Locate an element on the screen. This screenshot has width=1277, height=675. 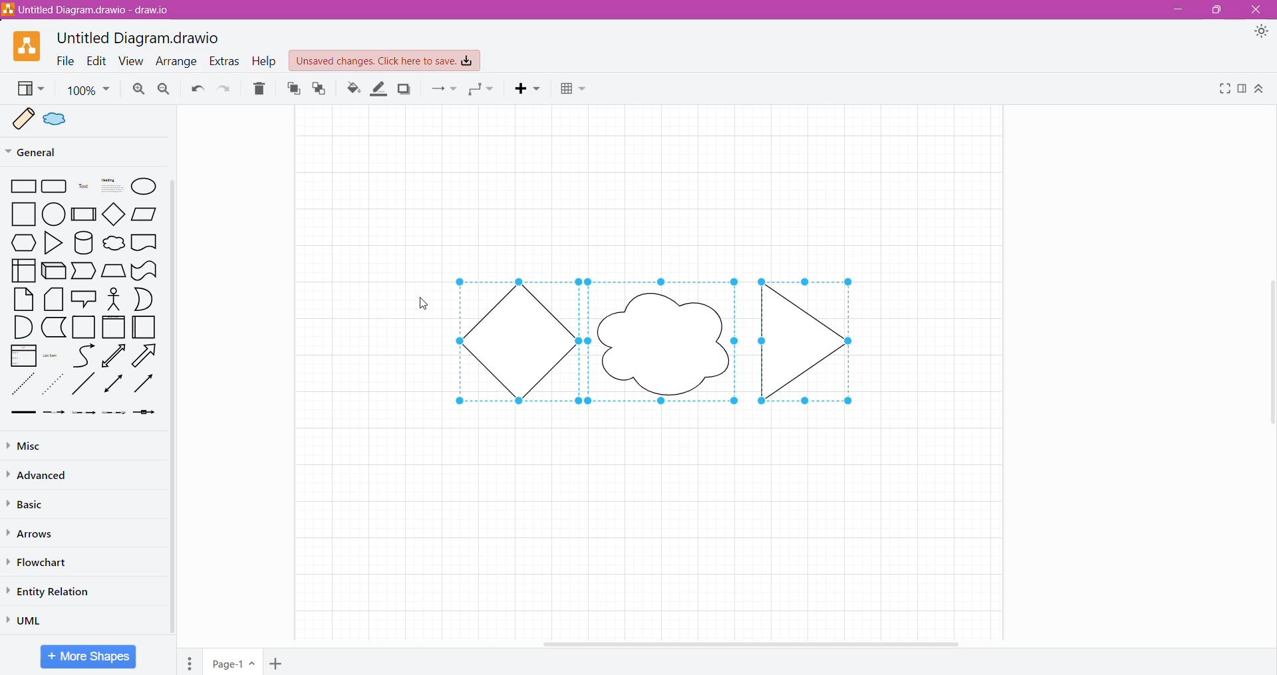
Fill Color is located at coordinates (350, 89).